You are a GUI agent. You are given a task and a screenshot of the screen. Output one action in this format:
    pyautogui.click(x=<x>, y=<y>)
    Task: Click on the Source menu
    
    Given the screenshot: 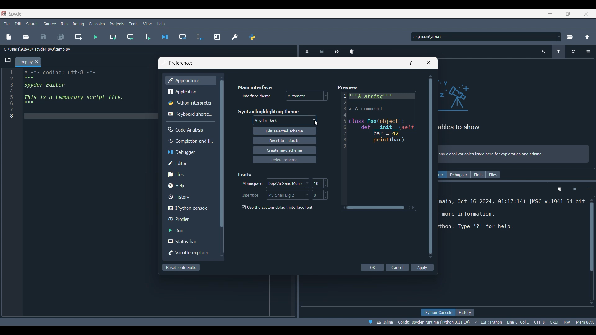 What is the action you would take?
    pyautogui.click(x=50, y=23)
    